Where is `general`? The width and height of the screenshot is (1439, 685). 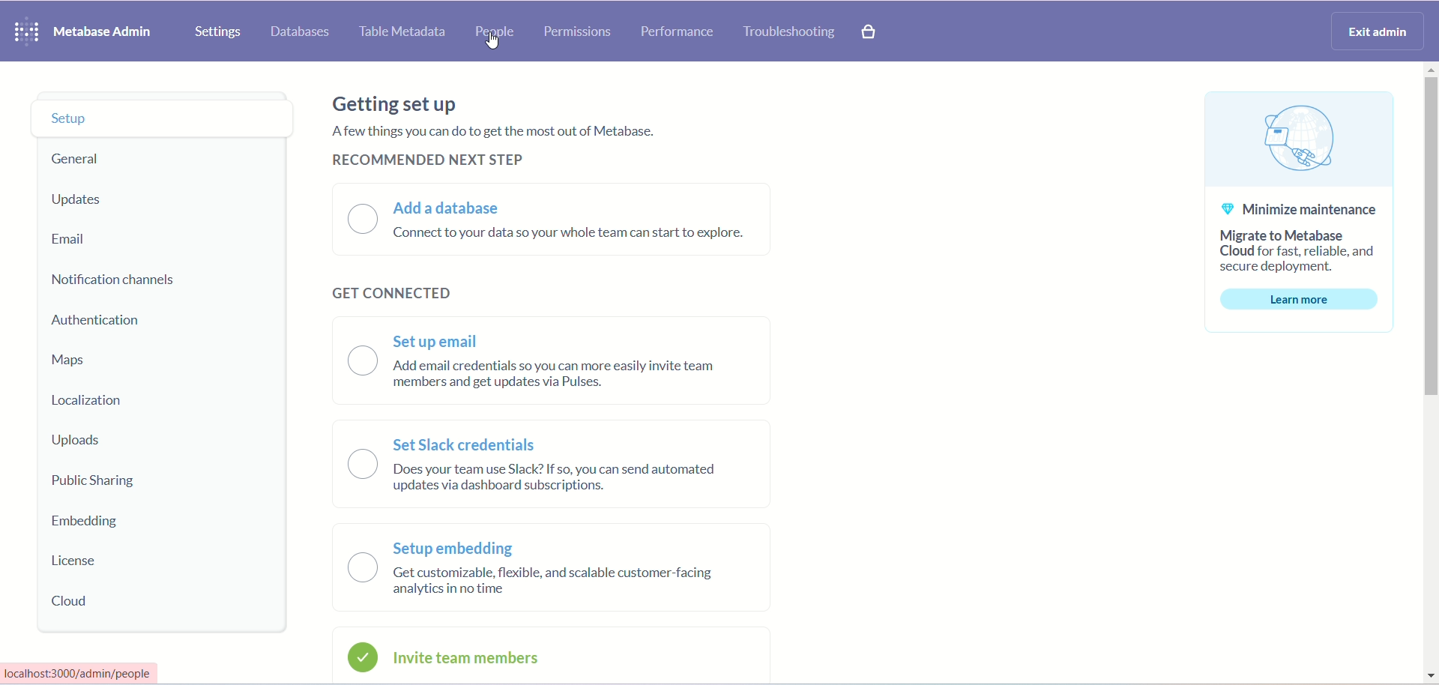 general is located at coordinates (79, 160).